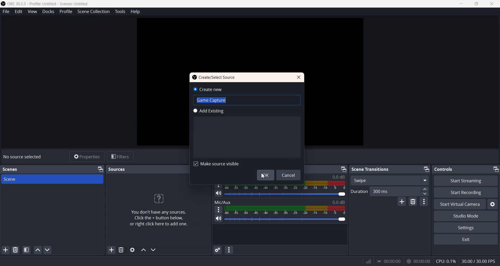 The image size is (500, 266). I want to click on Swipe, so click(389, 180).